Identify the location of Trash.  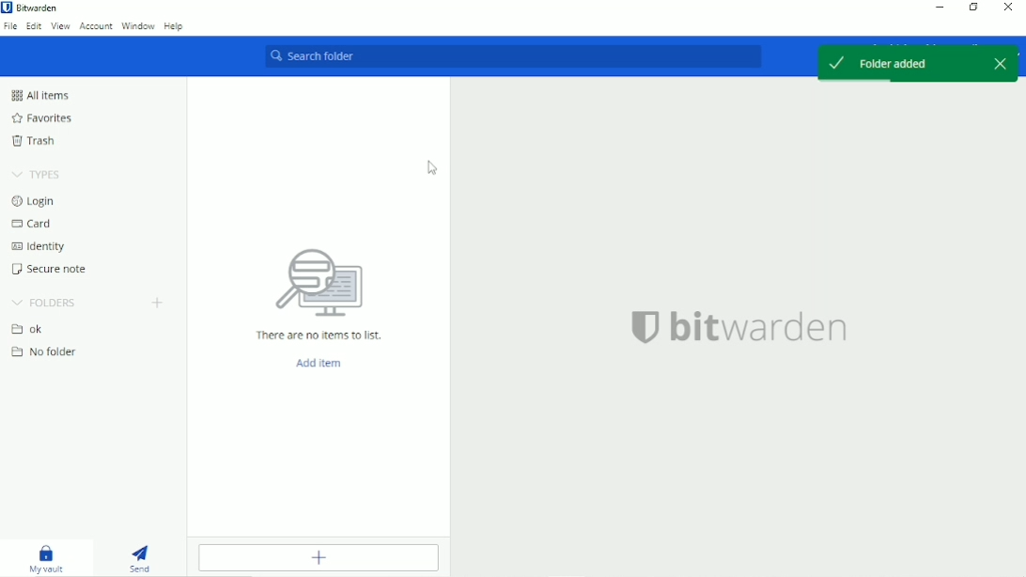
(34, 141).